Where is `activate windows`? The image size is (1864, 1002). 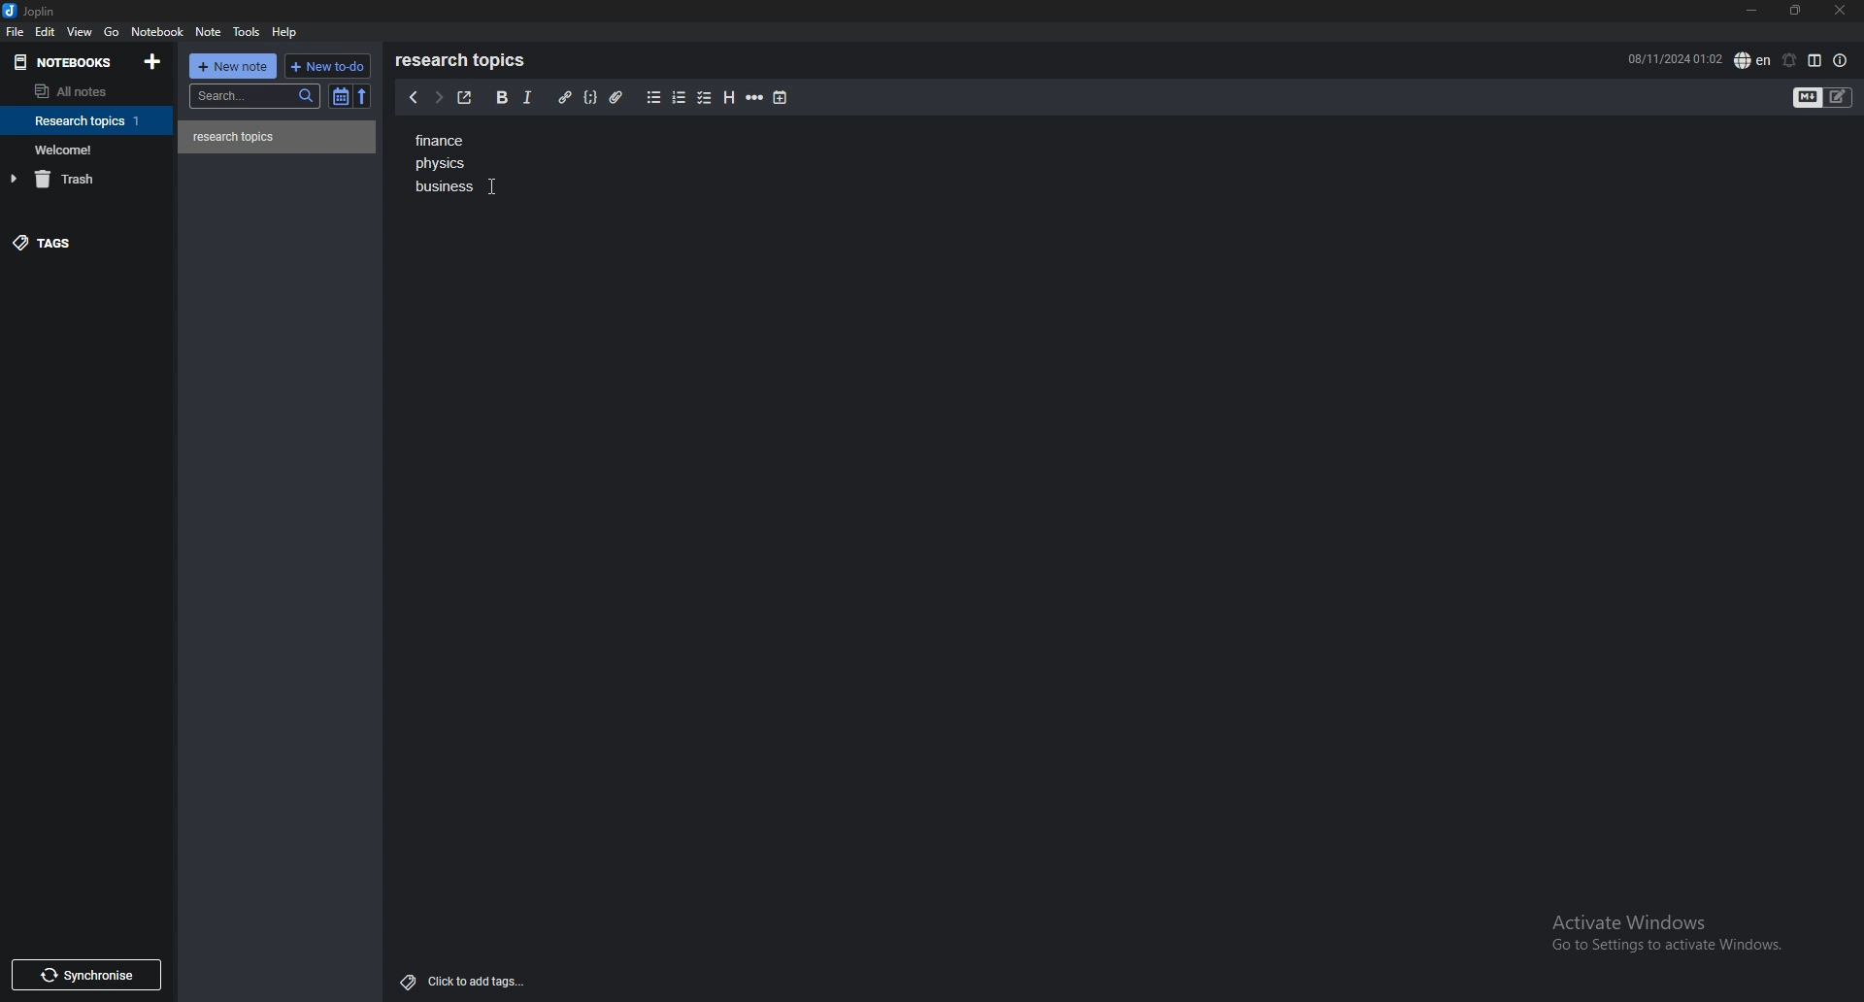
activate windows is located at coordinates (1665, 933).